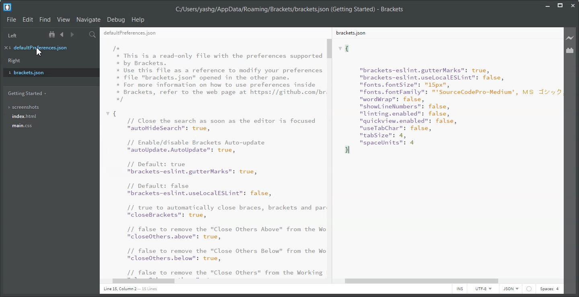 This screenshot has height=297, width=579. What do you see at coordinates (28, 20) in the screenshot?
I see `Edit` at bounding box center [28, 20].